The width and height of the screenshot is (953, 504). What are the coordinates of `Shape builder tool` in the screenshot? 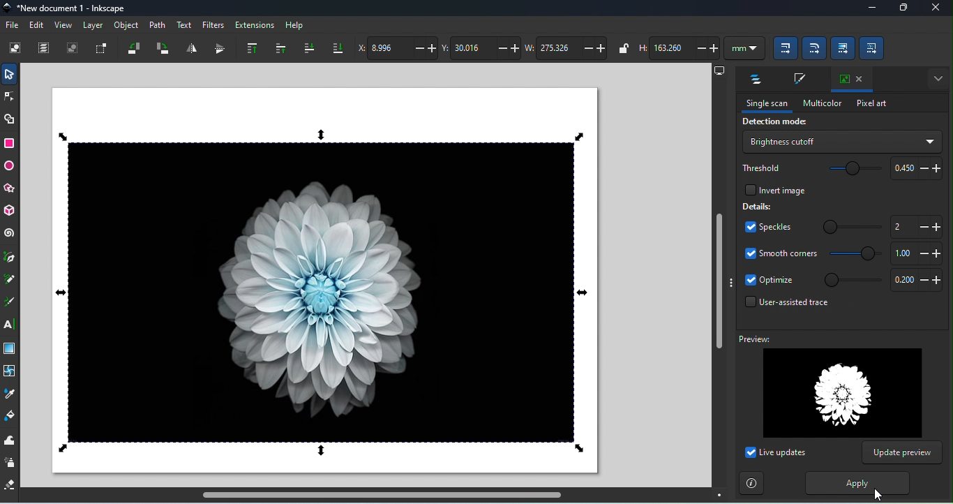 It's located at (9, 120).